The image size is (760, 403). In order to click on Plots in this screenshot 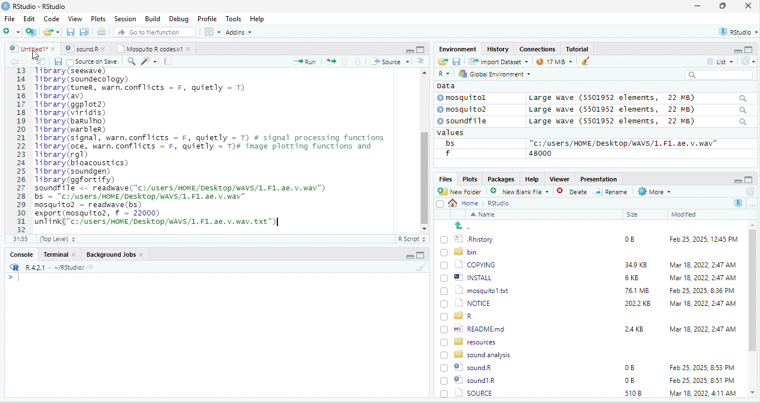, I will do `click(470, 179)`.